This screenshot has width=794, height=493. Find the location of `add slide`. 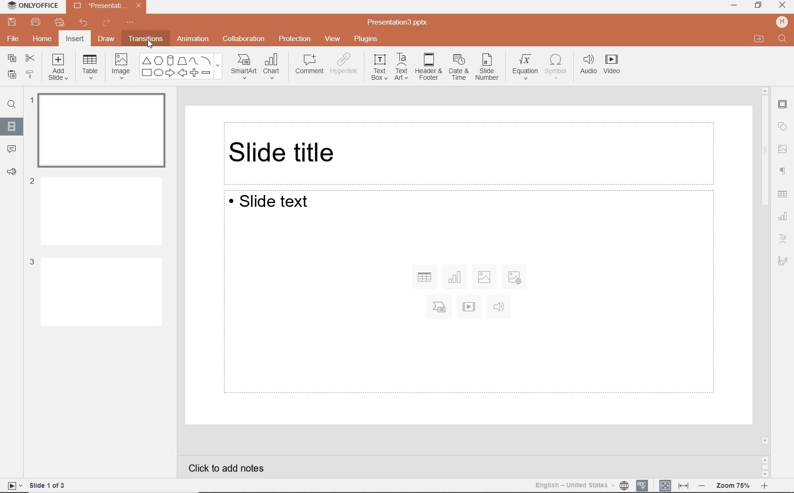

add slide is located at coordinates (57, 68).